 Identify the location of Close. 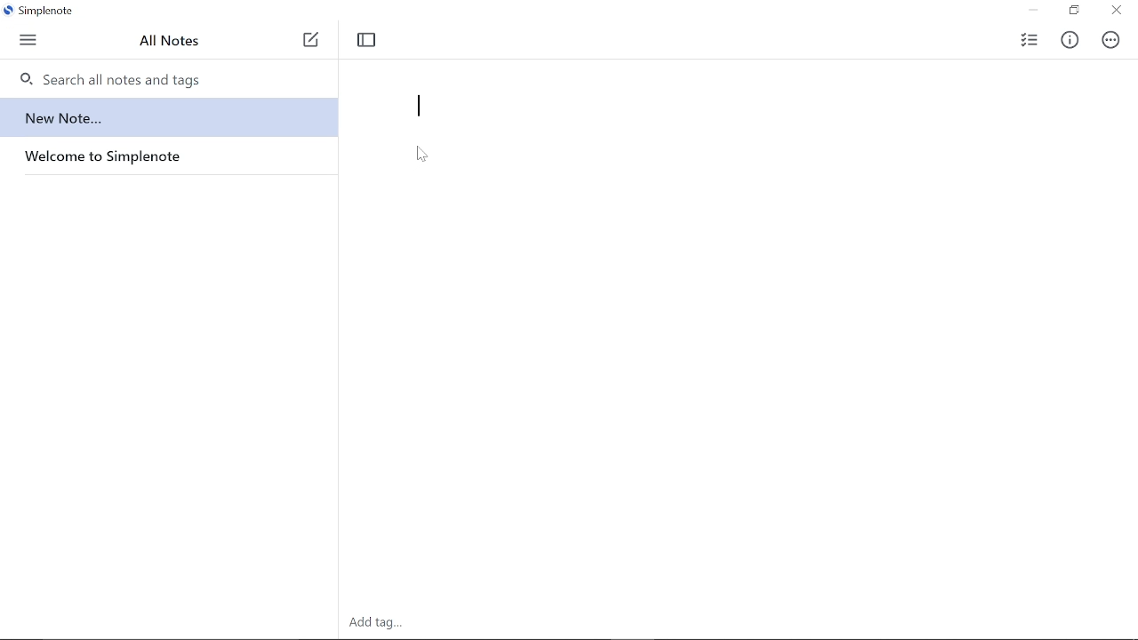
(1115, 11).